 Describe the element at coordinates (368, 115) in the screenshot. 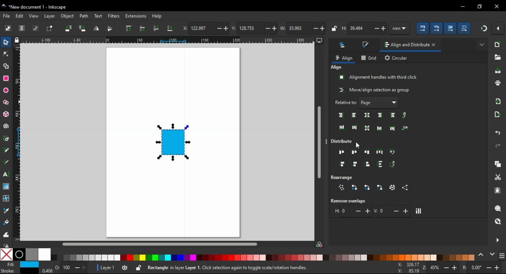

I see `center on vertical axis` at that location.